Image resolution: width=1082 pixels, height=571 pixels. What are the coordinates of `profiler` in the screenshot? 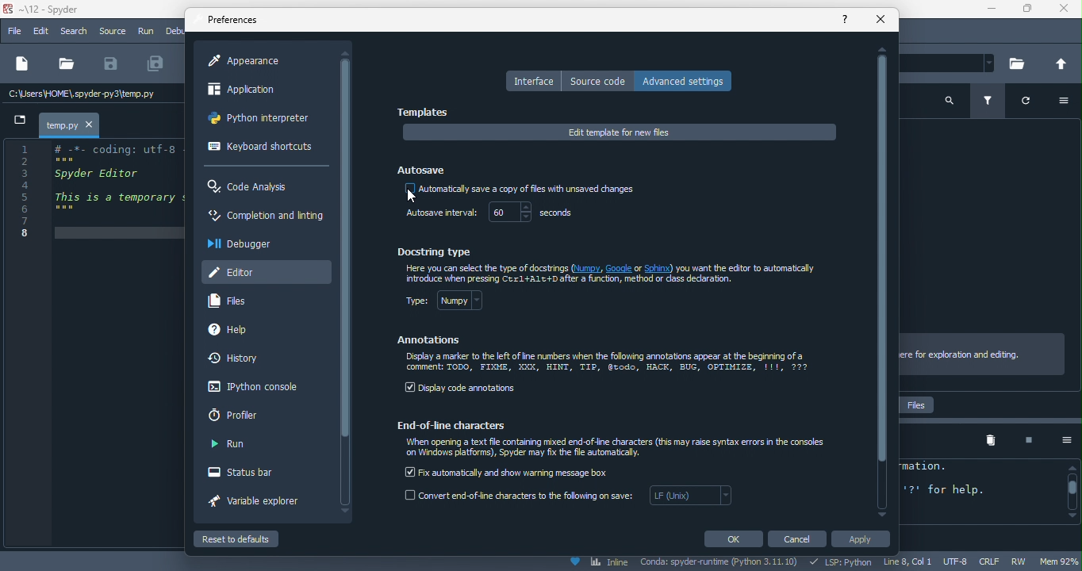 It's located at (241, 415).